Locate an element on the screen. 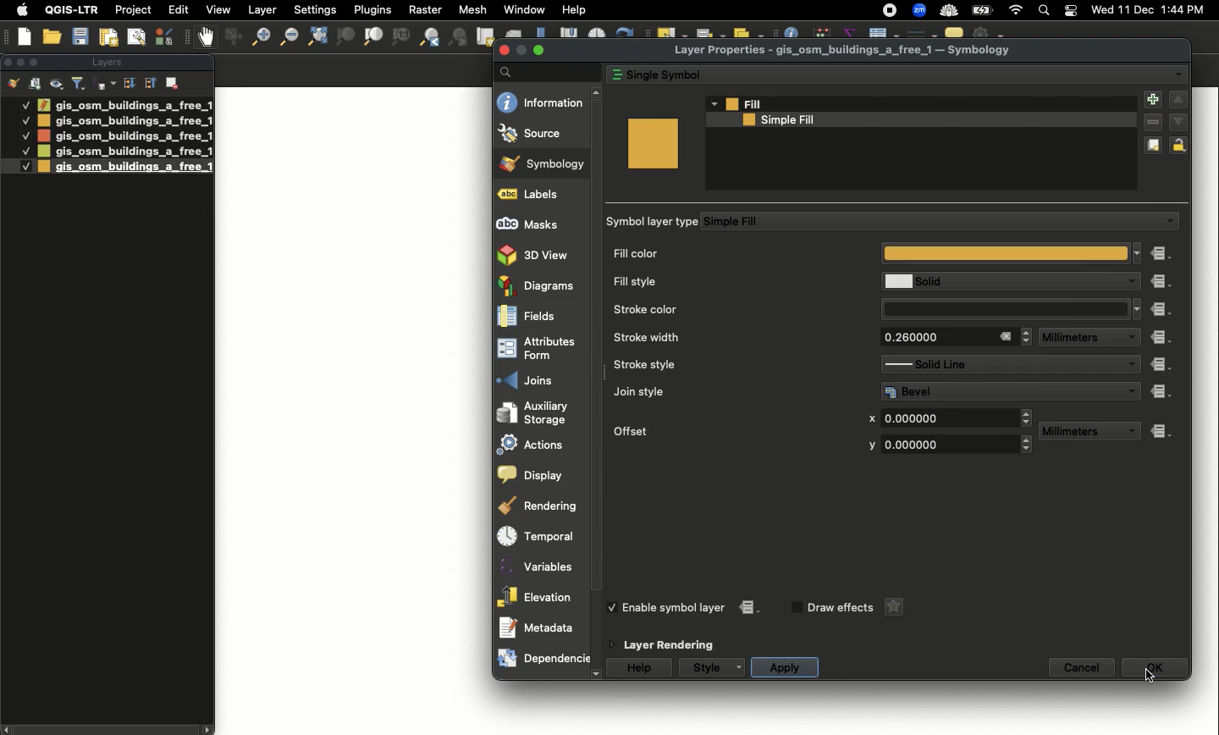 Image resolution: width=1219 pixels, height=735 pixels.  is located at coordinates (1004, 308).